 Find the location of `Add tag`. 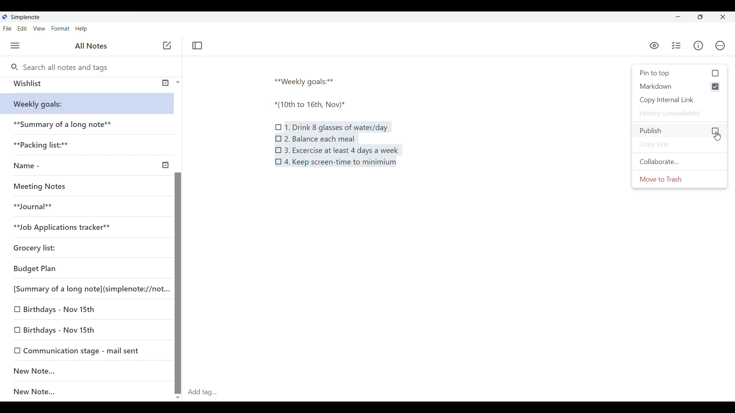

Add tag is located at coordinates (459, 392).